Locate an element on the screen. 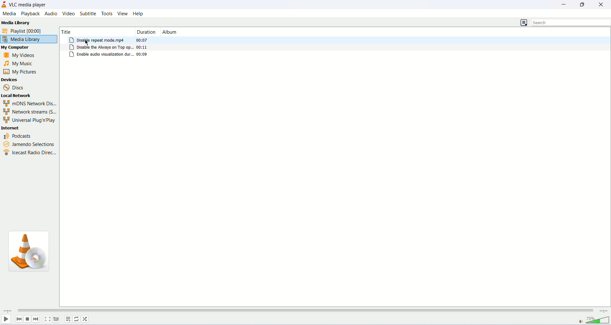  devices is located at coordinates (23, 79).